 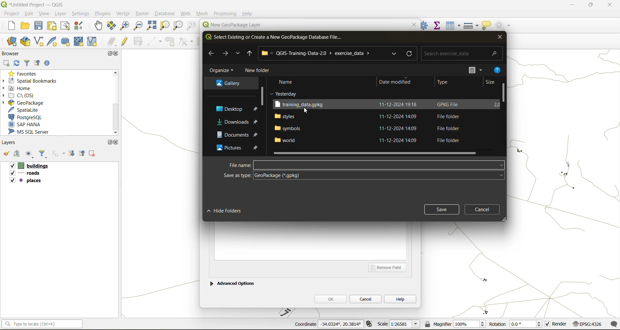 I want to click on styles, so click(x=285, y=116).